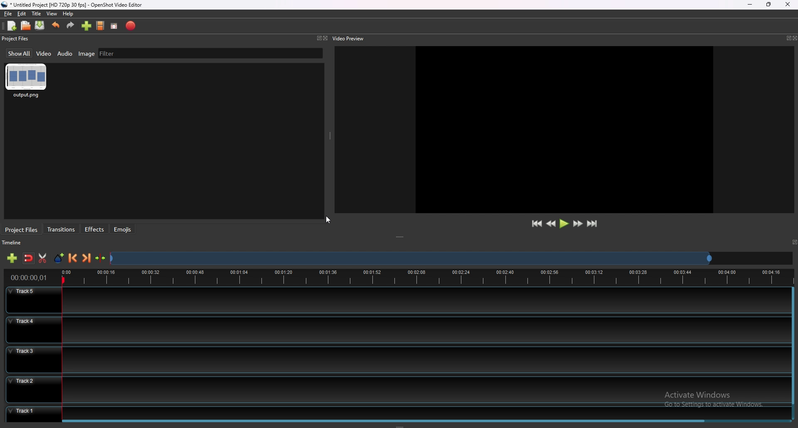 The height and width of the screenshot is (428, 798). Describe the element at coordinates (65, 54) in the screenshot. I see `audio` at that location.